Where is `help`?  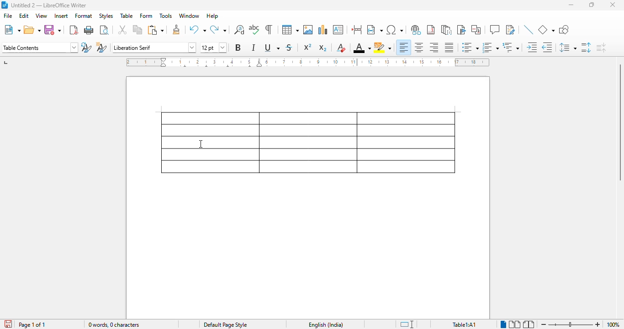 help is located at coordinates (212, 16).